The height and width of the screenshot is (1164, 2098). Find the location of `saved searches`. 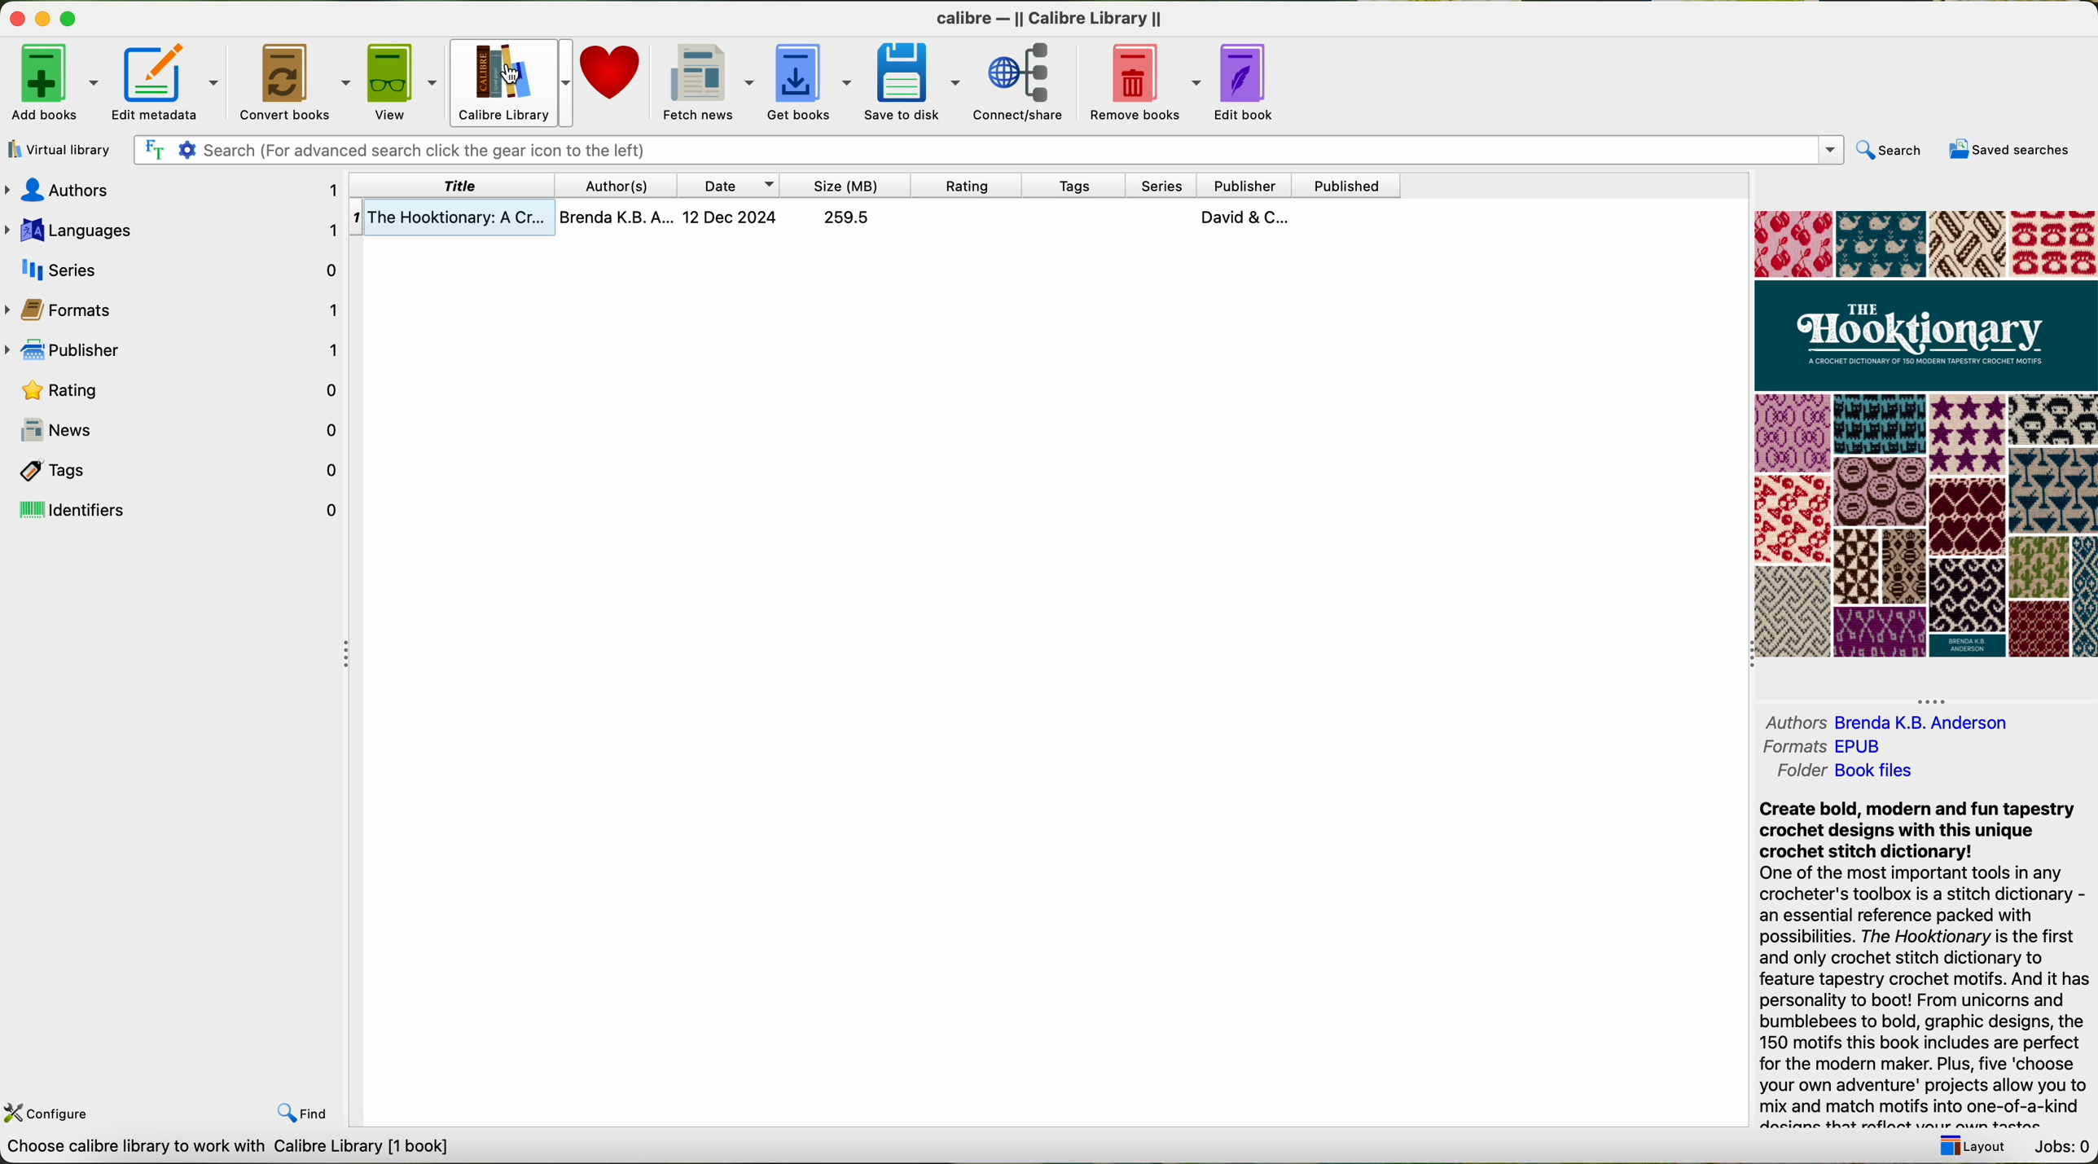

saved searches is located at coordinates (2008, 151).